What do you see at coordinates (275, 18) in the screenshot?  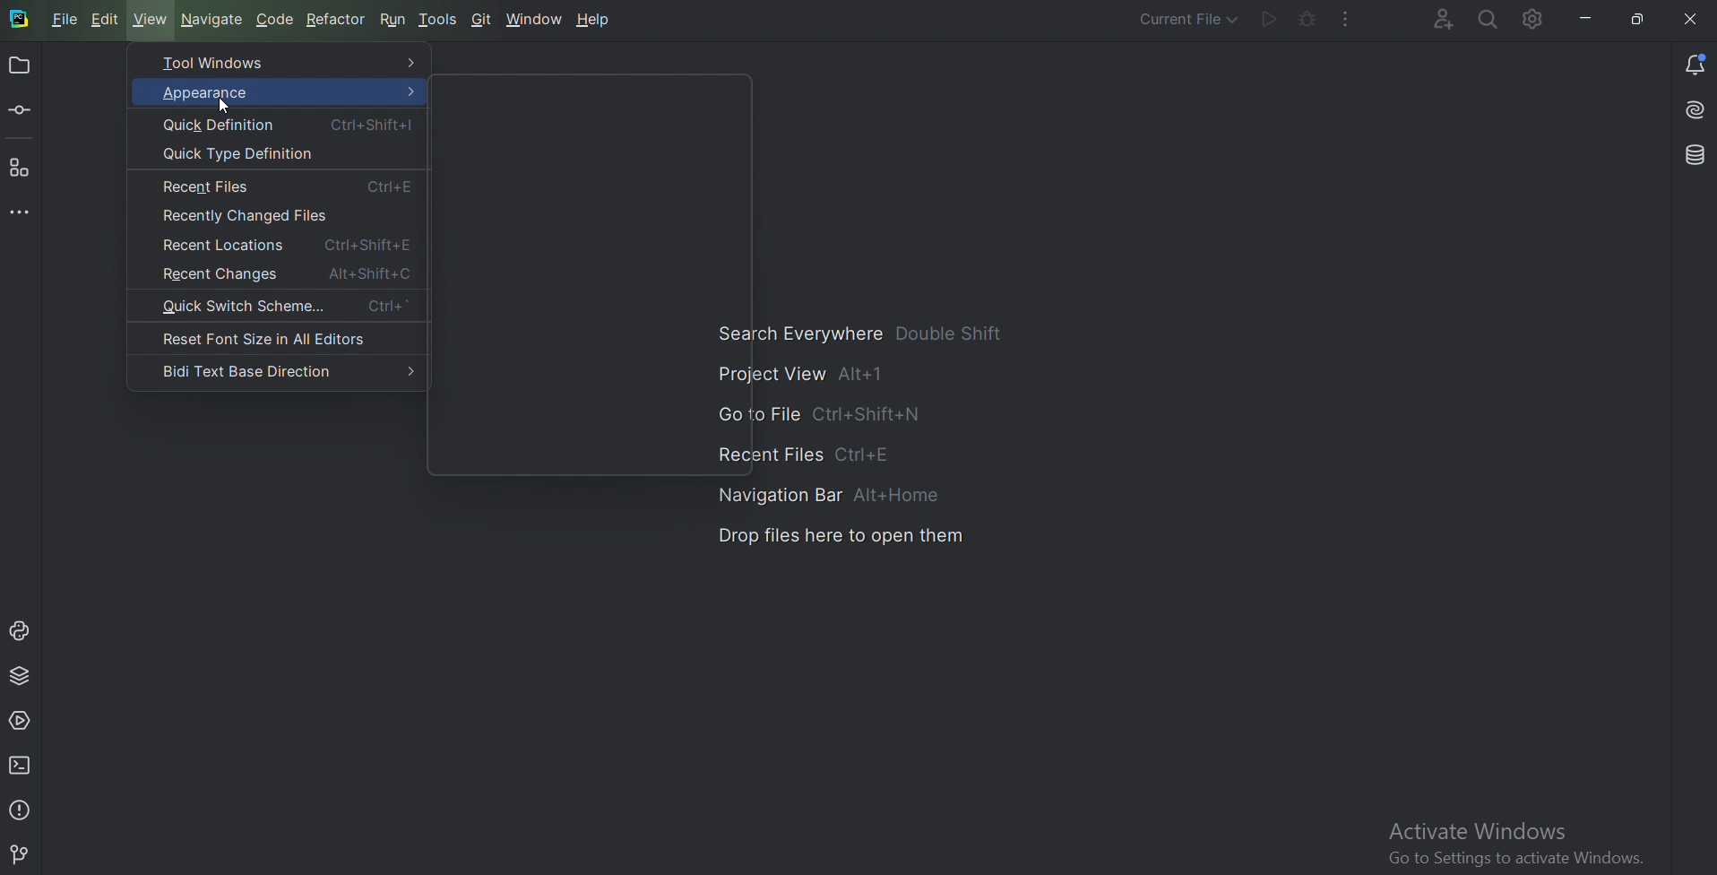 I see `Code` at bounding box center [275, 18].